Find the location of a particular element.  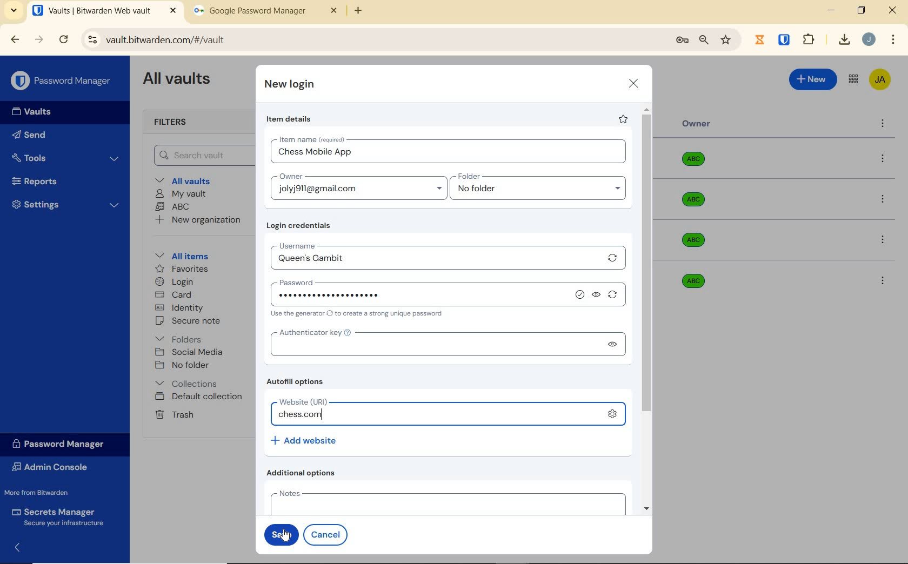

ABC is located at coordinates (172, 206).